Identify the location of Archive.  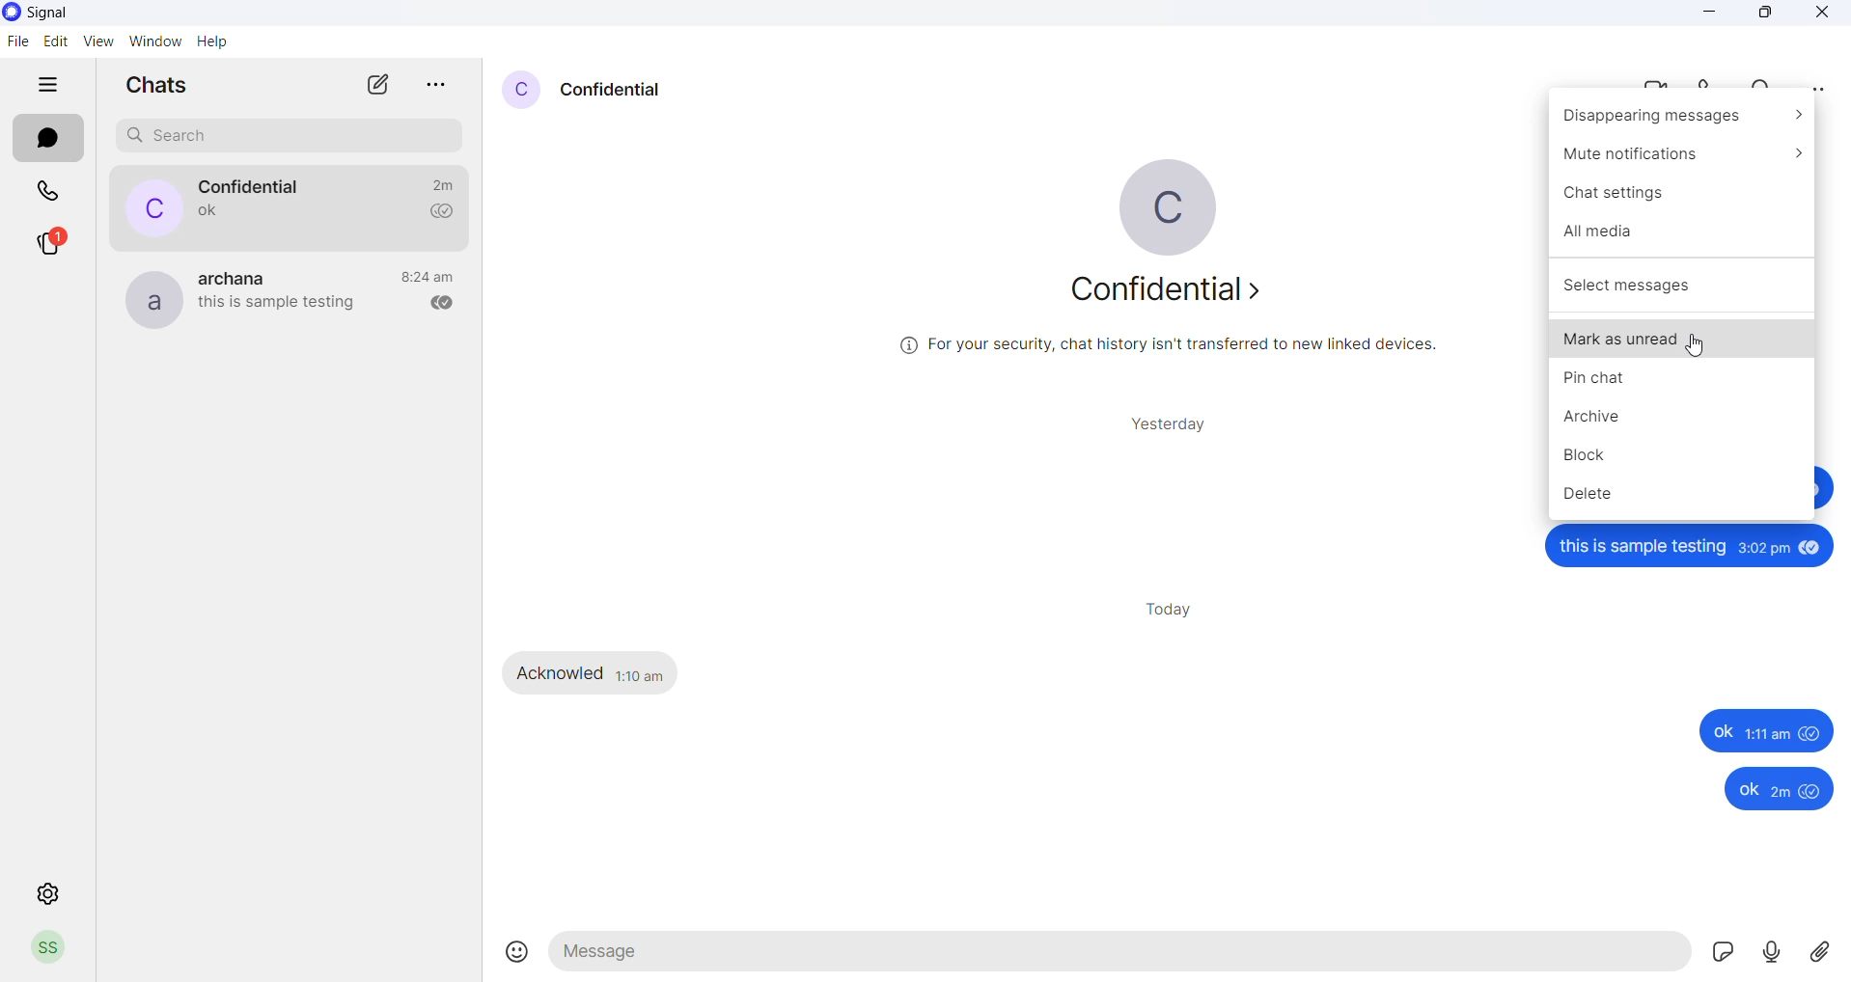
(1683, 422).